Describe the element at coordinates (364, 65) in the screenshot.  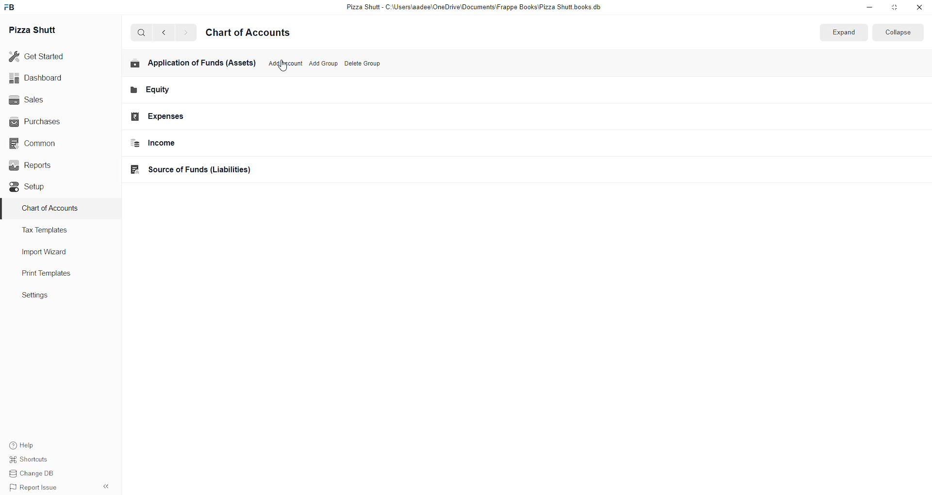
I see `Delete Group button` at that location.